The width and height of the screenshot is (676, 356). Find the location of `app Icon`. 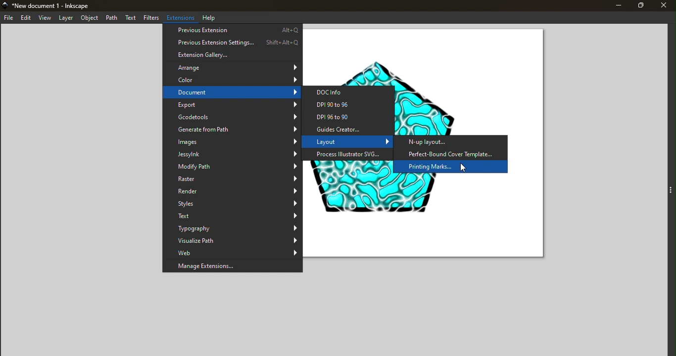

app Icon is located at coordinates (4, 5).